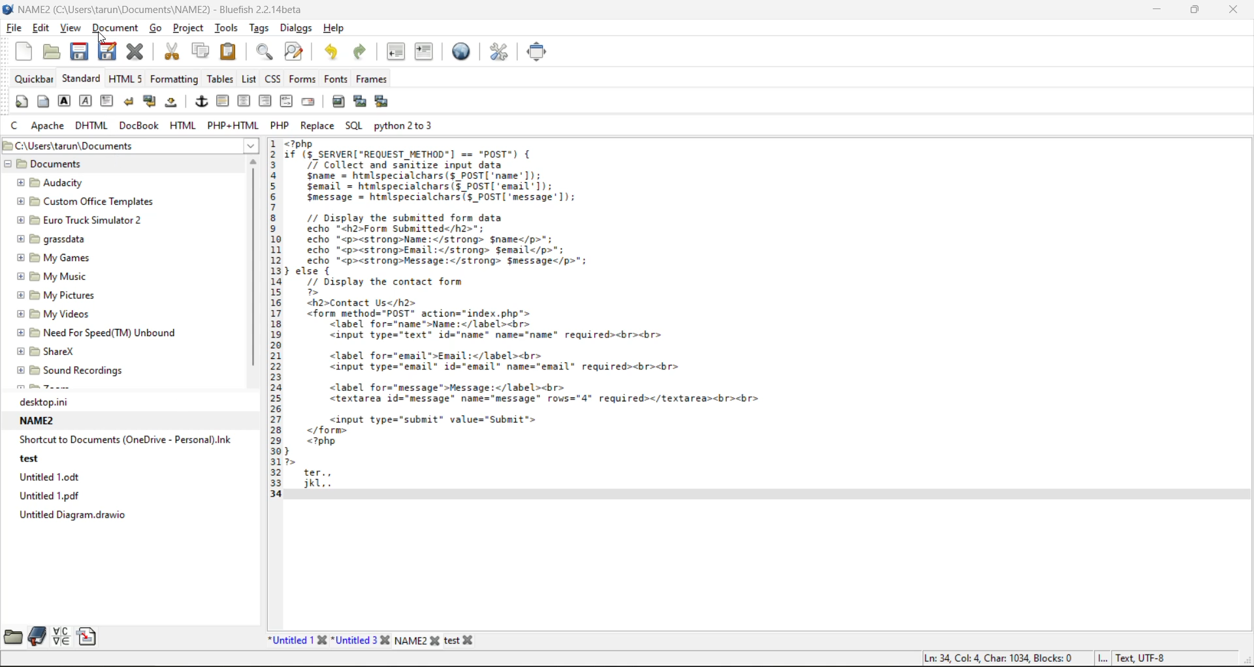  What do you see at coordinates (15, 636) in the screenshot?
I see `file browser` at bounding box center [15, 636].